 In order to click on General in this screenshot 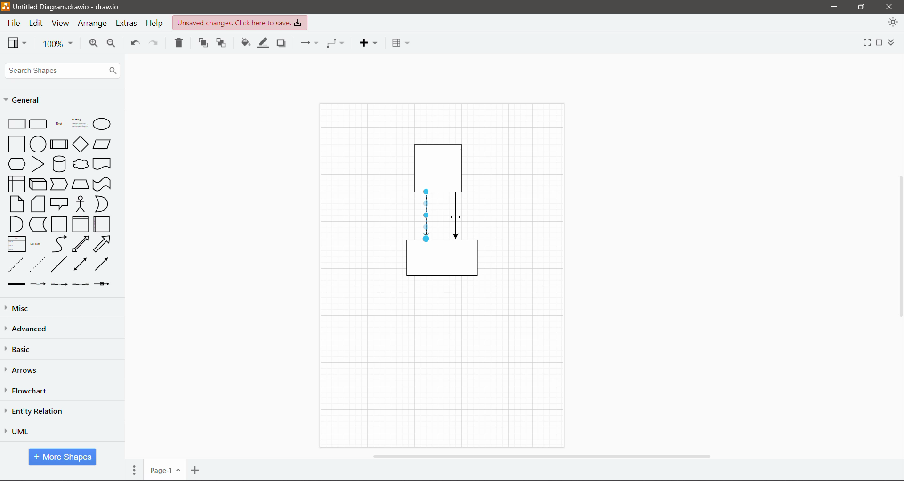, I will do `click(25, 100)`.